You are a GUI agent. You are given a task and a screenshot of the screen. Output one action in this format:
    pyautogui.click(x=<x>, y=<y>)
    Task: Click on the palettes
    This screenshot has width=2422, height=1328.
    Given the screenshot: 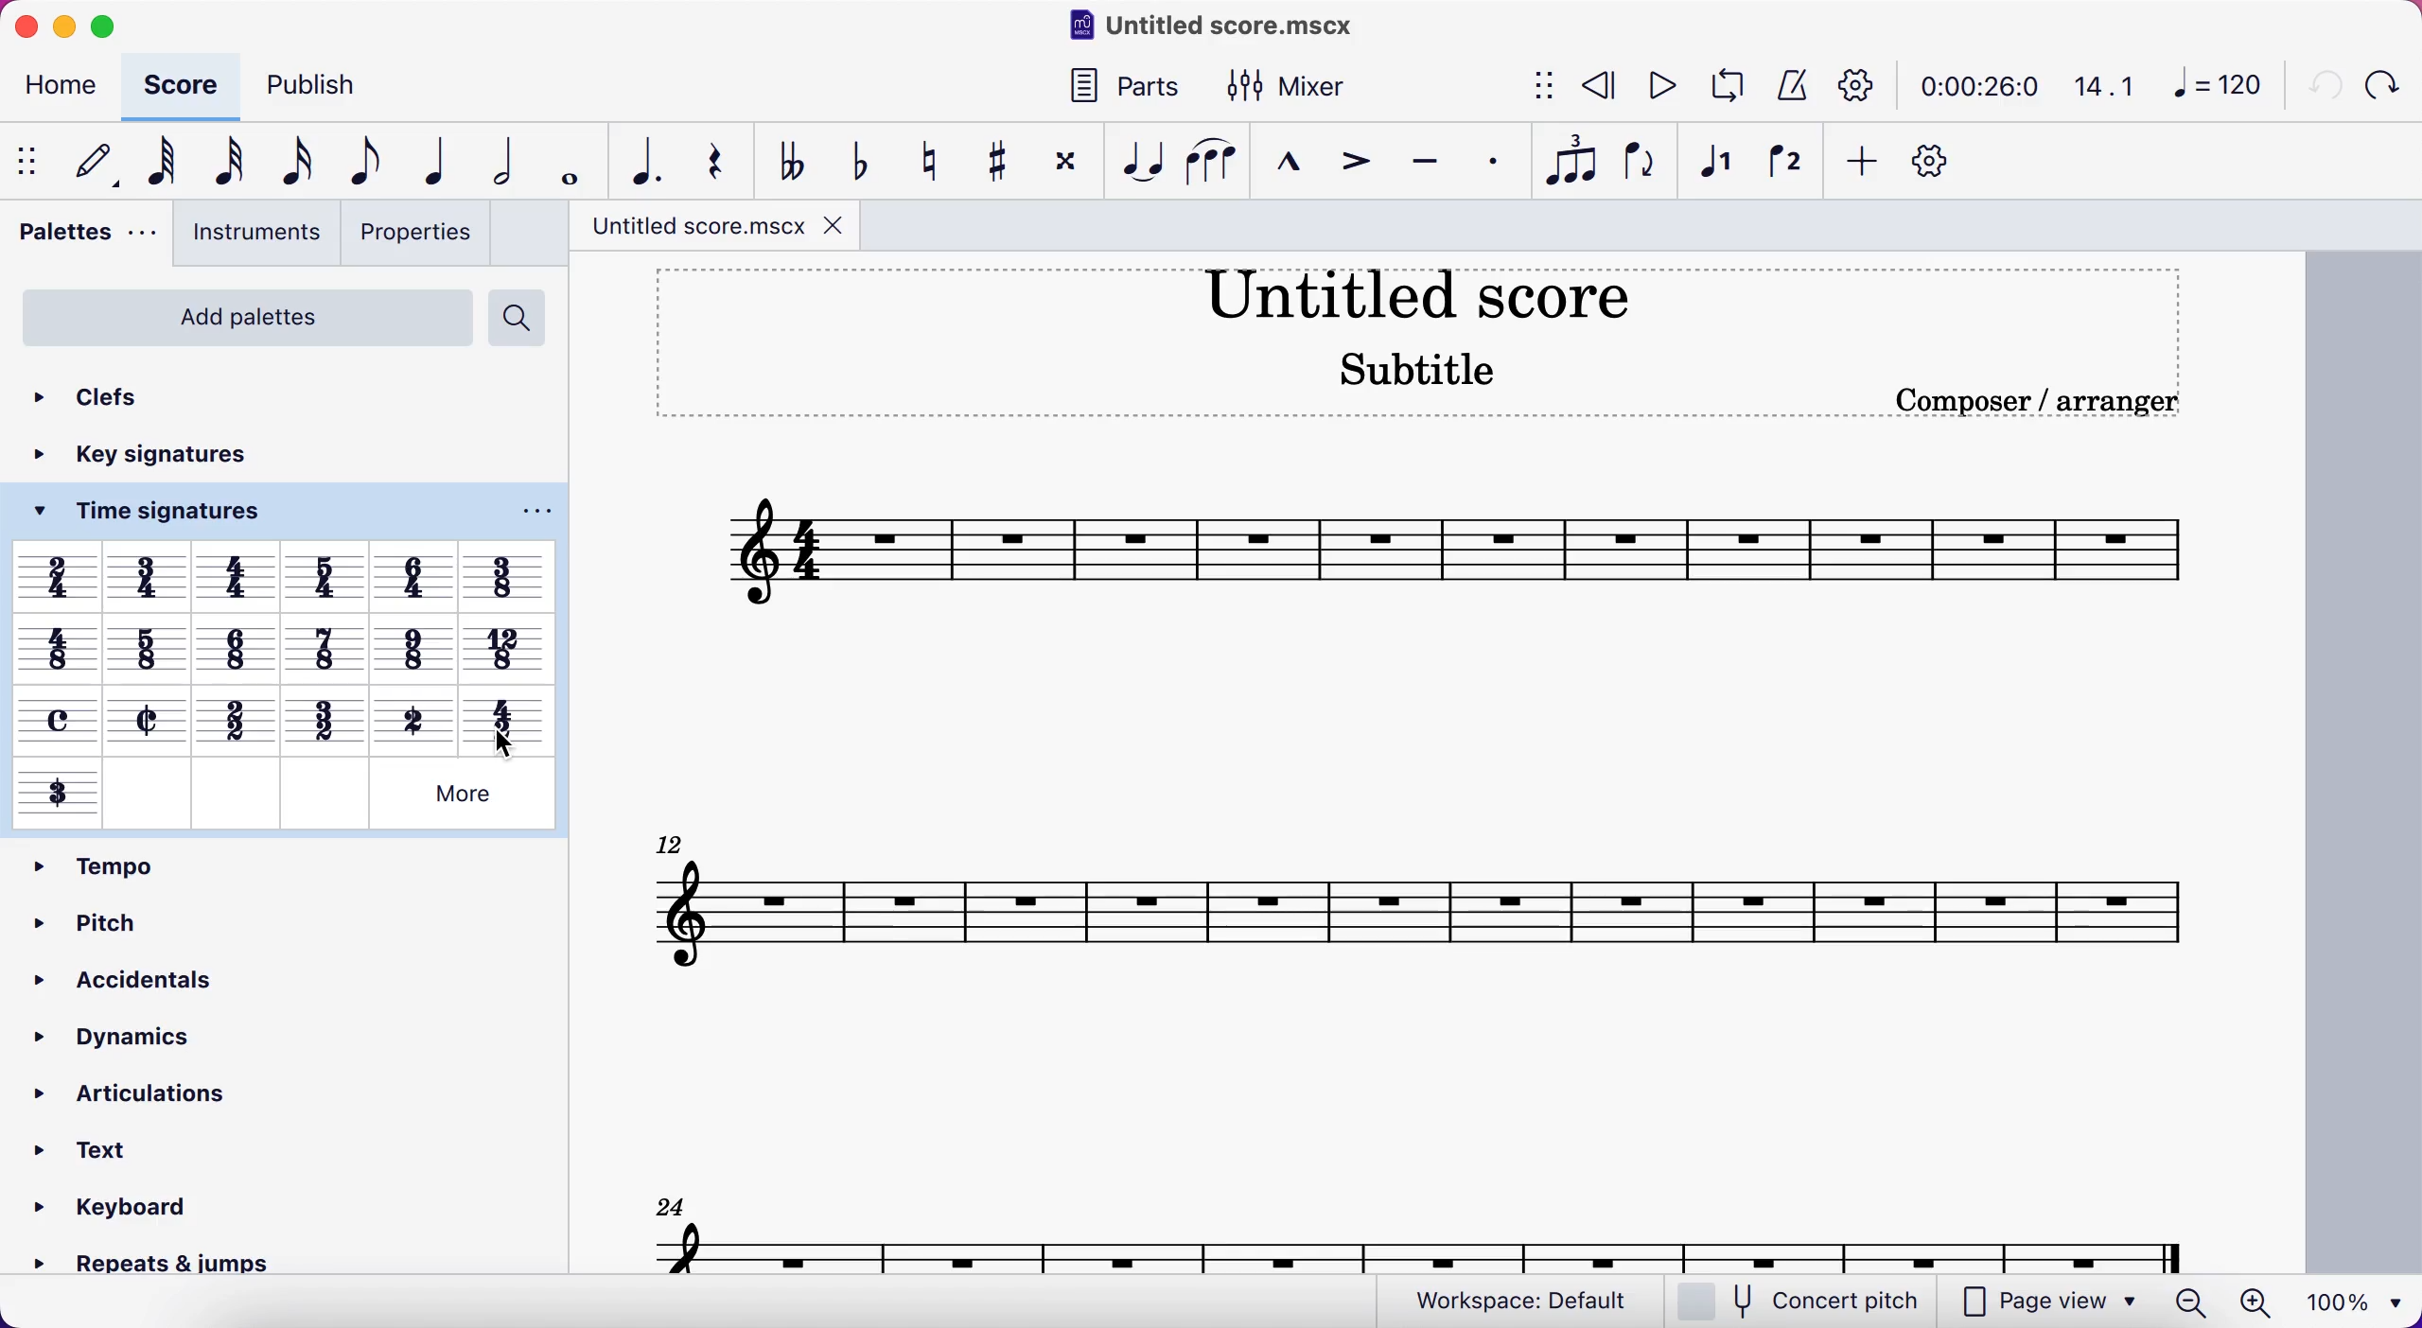 What is the action you would take?
    pyautogui.click(x=85, y=237)
    